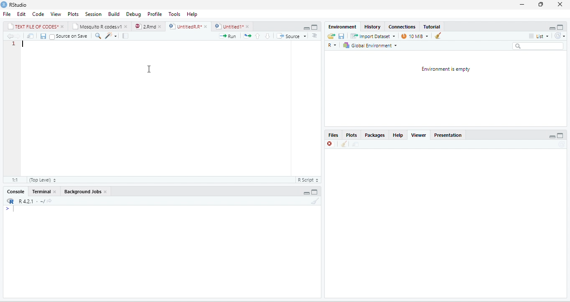 This screenshot has height=302, width=570. I want to click on Packages, so click(376, 136).